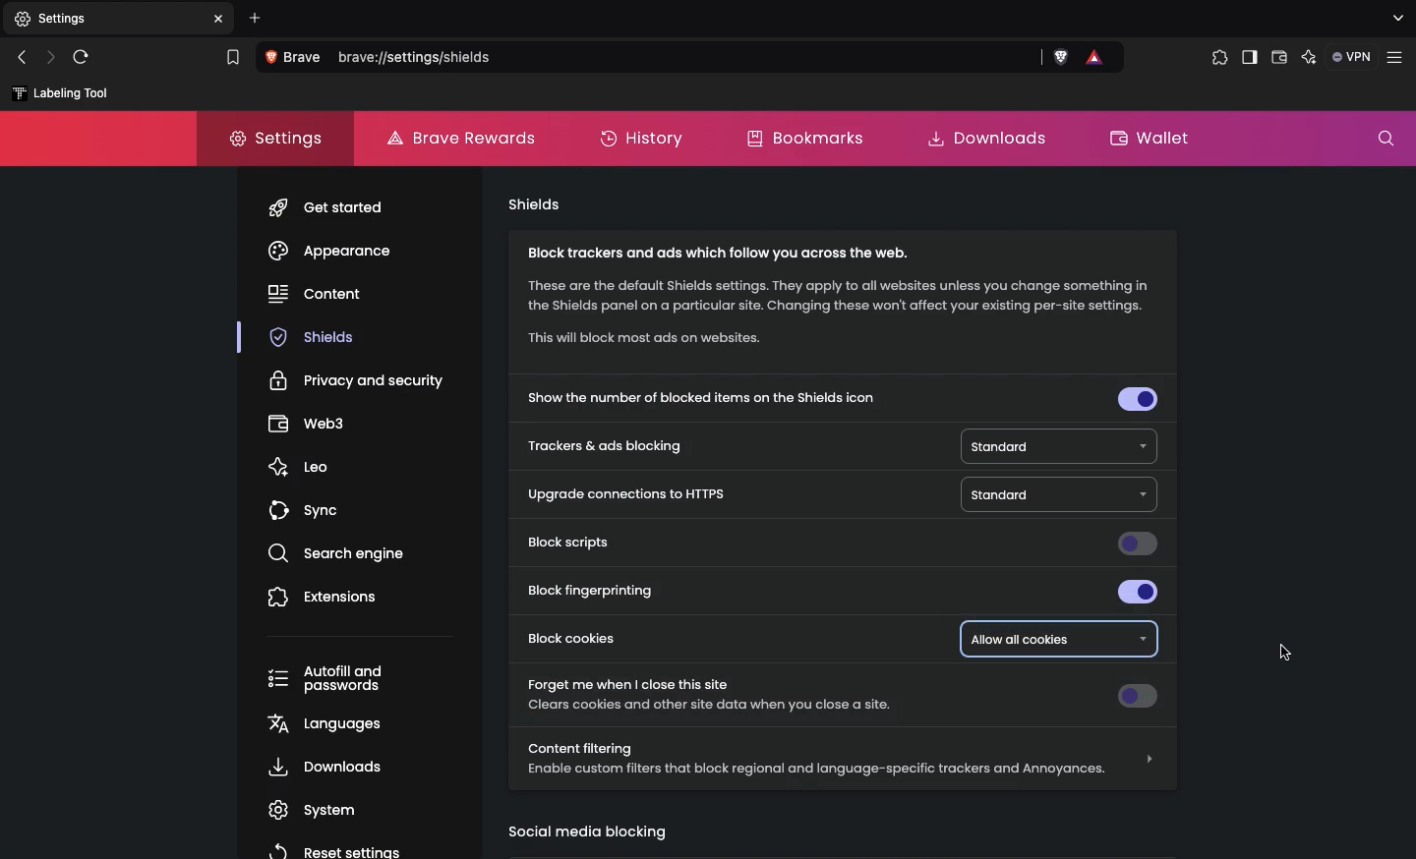  I want to click on reset settings, so click(332, 849).